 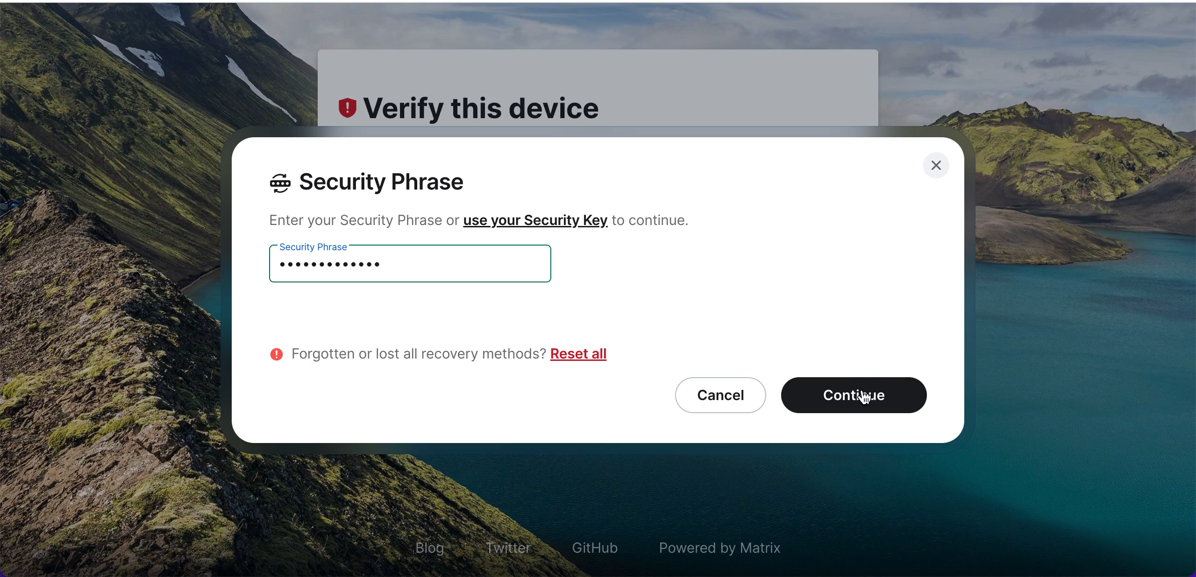 What do you see at coordinates (360, 222) in the screenshot?
I see `enter your security phrase or` at bounding box center [360, 222].